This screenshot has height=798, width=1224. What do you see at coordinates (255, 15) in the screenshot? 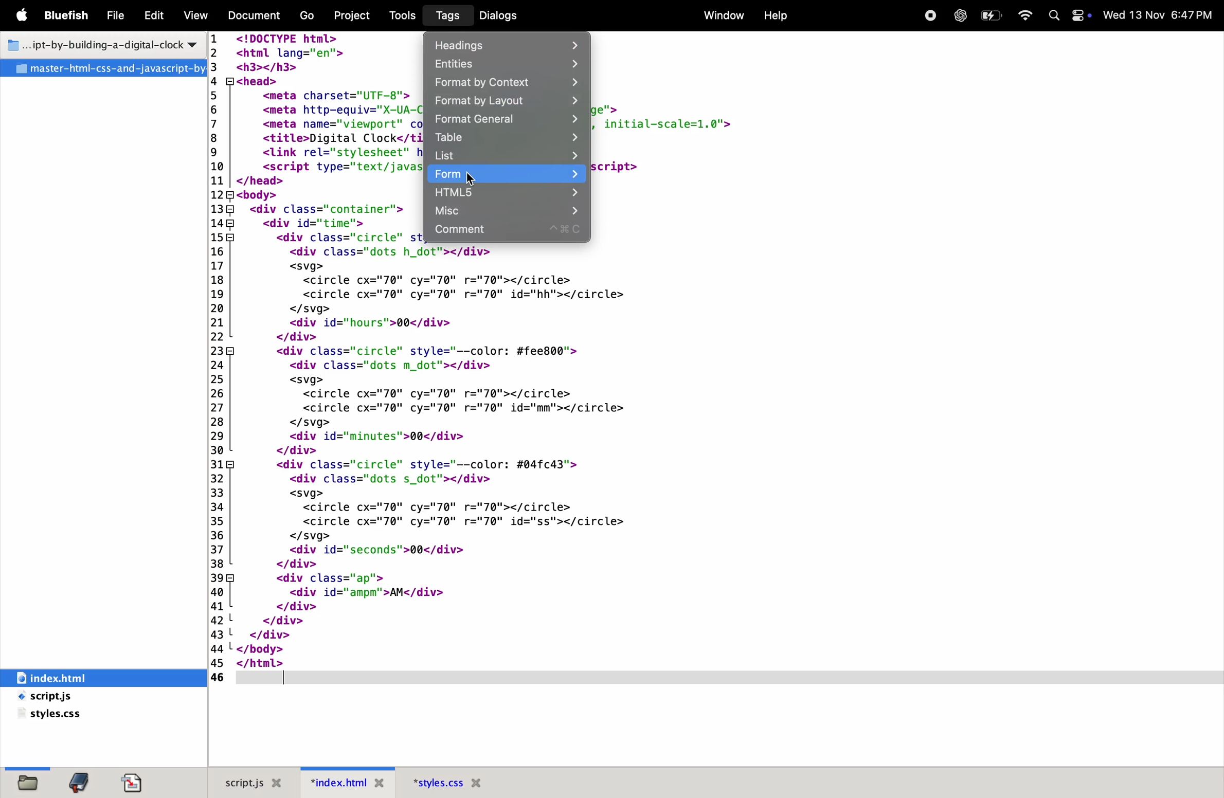
I see `Document` at bounding box center [255, 15].